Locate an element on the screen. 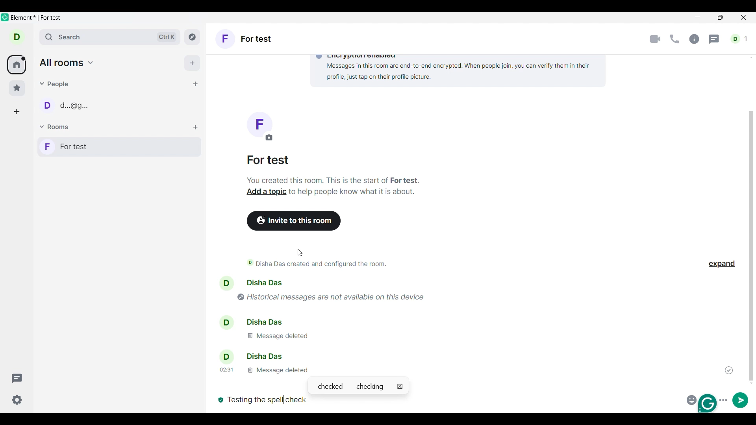 The height and width of the screenshot is (425, 756). Vertical slide bar is located at coordinates (751, 246).